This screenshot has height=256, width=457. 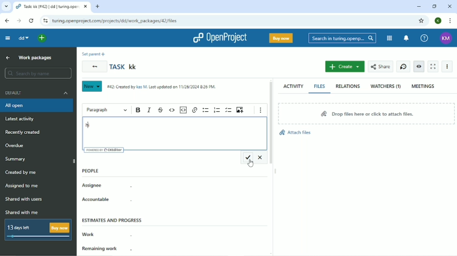 What do you see at coordinates (281, 38) in the screenshot?
I see `Buy now` at bounding box center [281, 38].